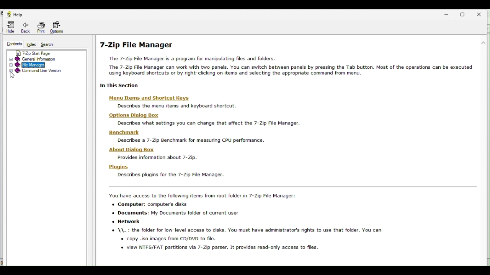 This screenshot has height=275, width=490. Describe the element at coordinates (31, 45) in the screenshot. I see `Index` at that location.